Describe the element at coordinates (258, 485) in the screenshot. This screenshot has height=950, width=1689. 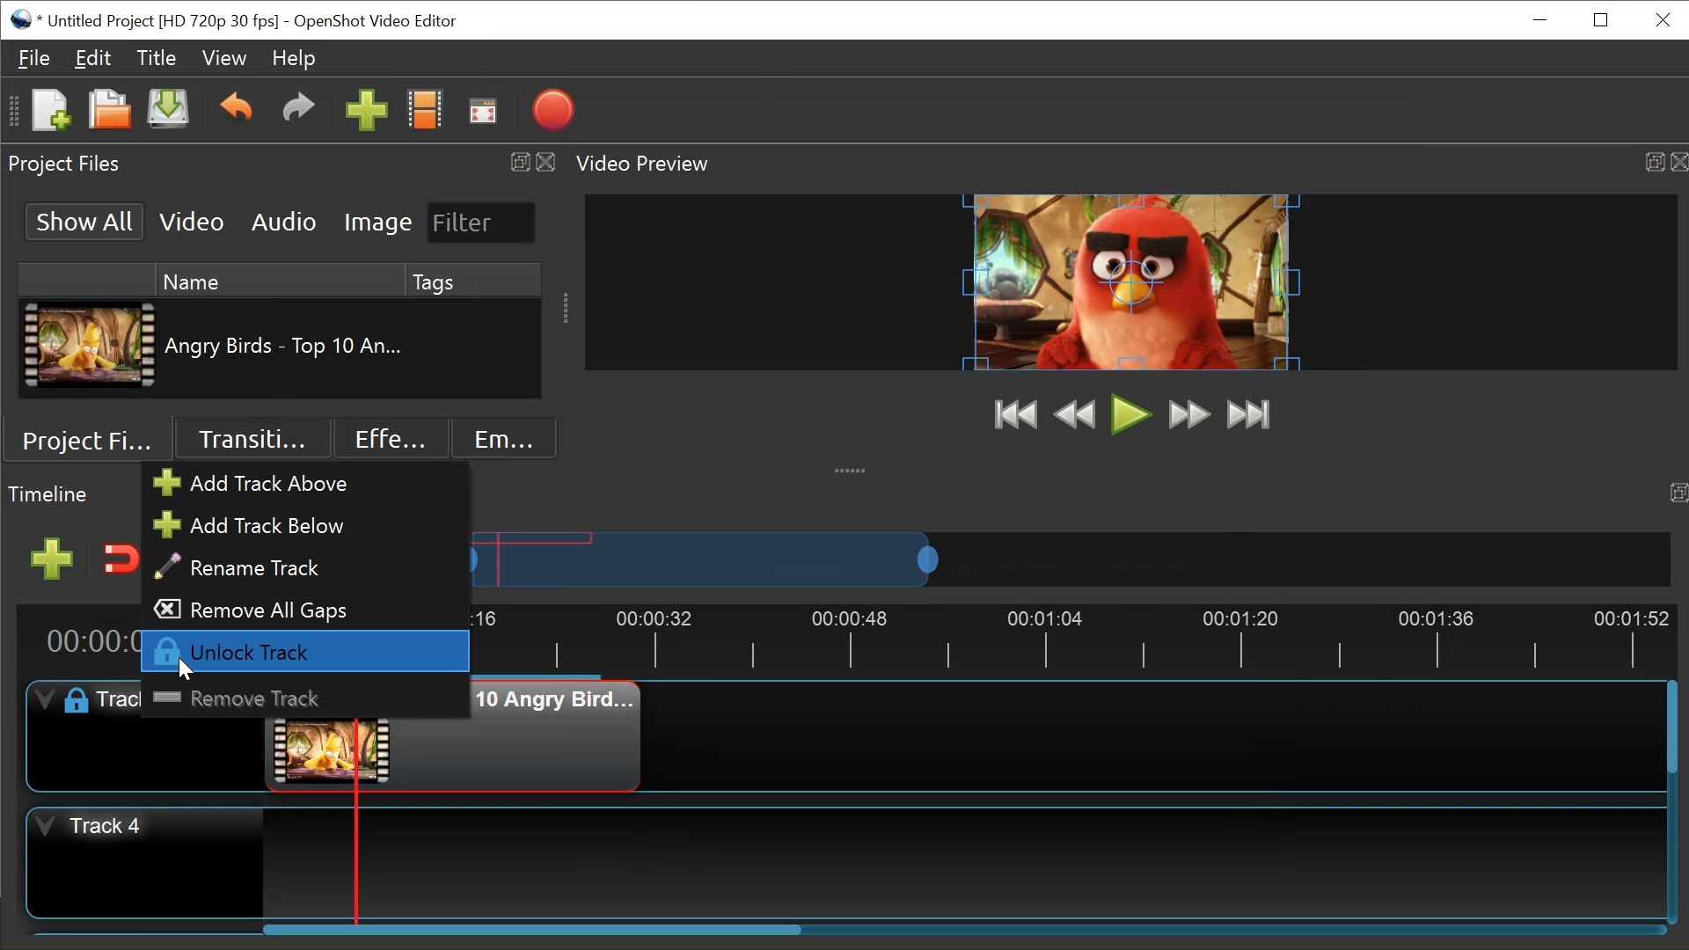
I see `Add track above` at that location.